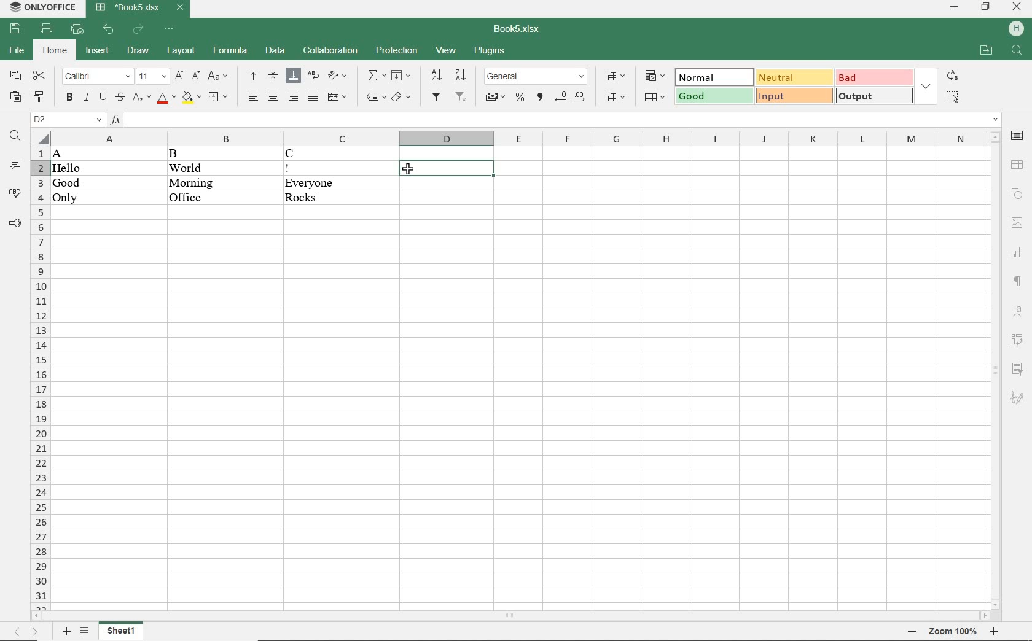  What do you see at coordinates (496, 98) in the screenshot?
I see `accounting style` at bounding box center [496, 98].